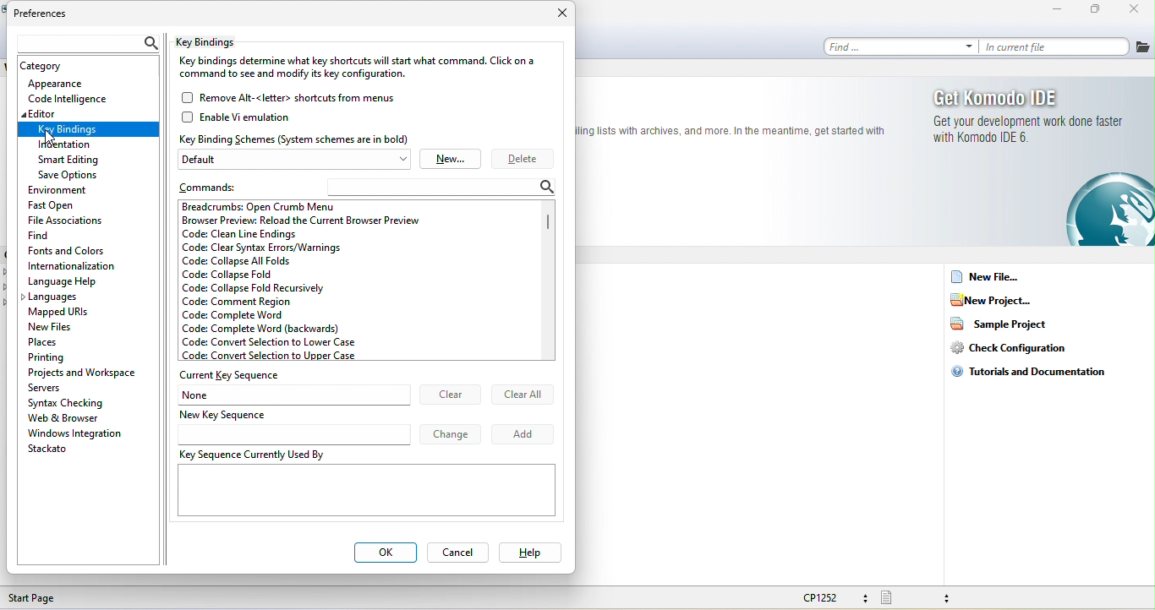  Describe the element at coordinates (57, 204) in the screenshot. I see `fast open` at that location.